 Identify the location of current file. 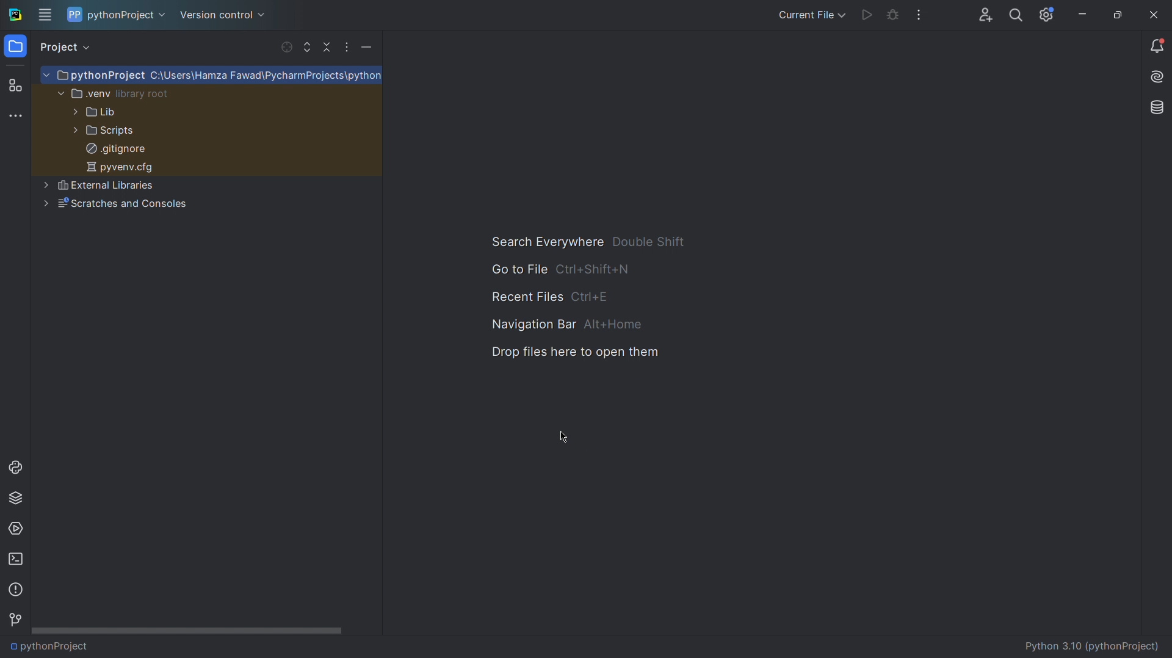
(809, 13).